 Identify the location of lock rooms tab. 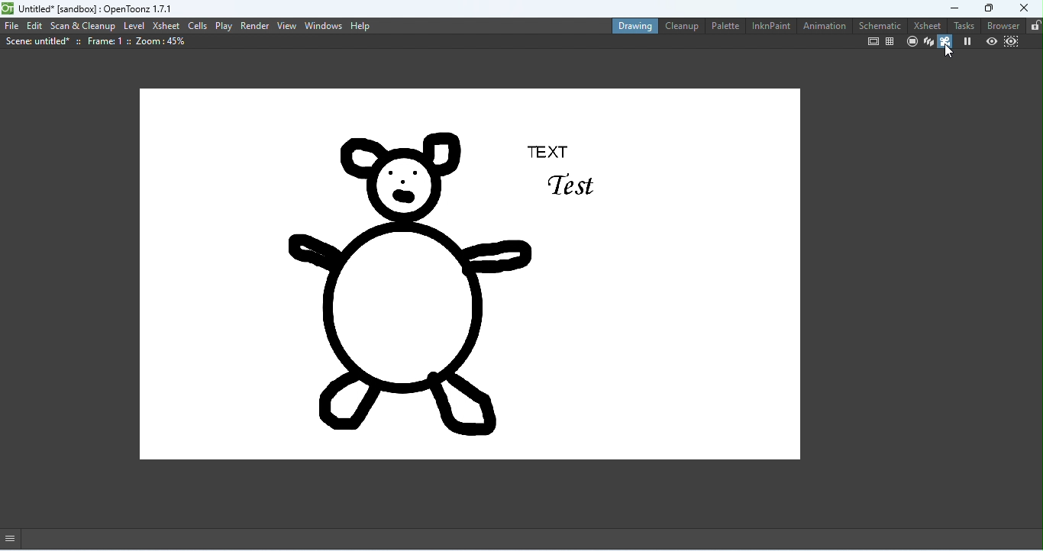
(1033, 25).